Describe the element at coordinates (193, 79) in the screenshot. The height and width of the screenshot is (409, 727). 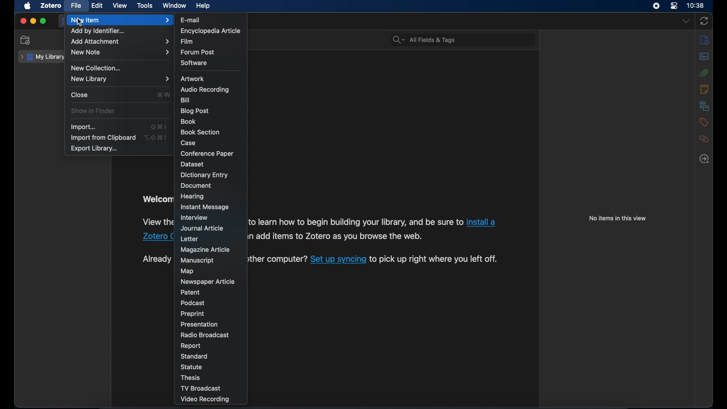
I see `artwork` at that location.